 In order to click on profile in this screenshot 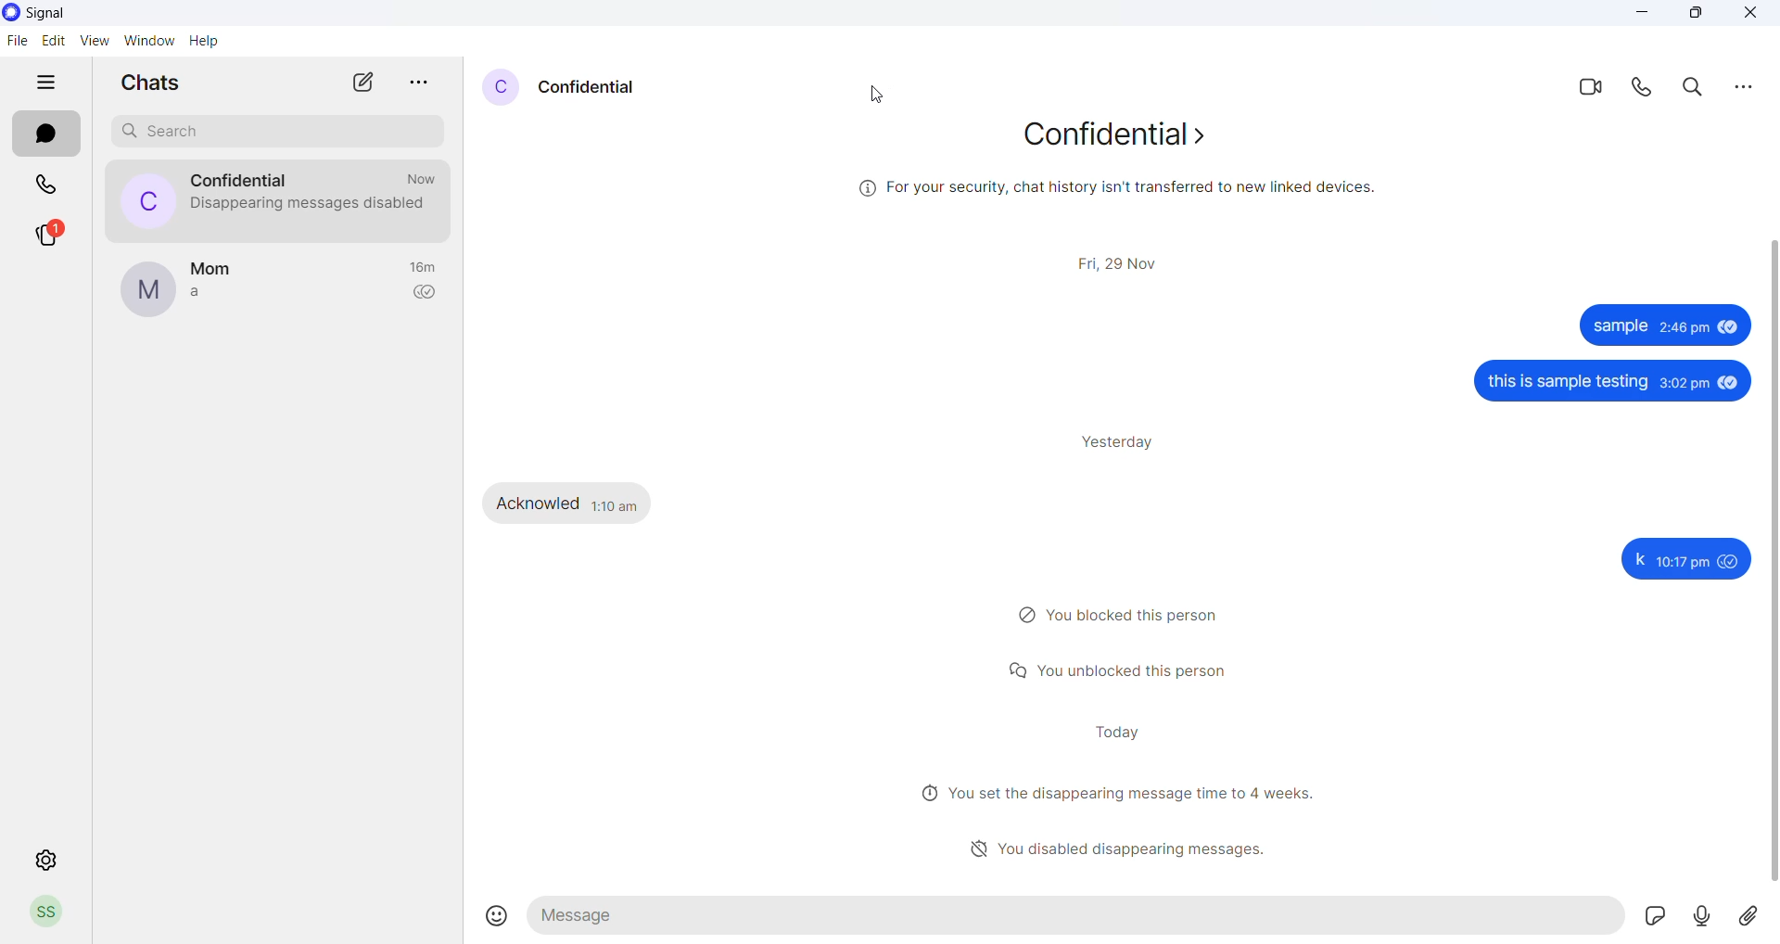, I will do `click(54, 913)`.